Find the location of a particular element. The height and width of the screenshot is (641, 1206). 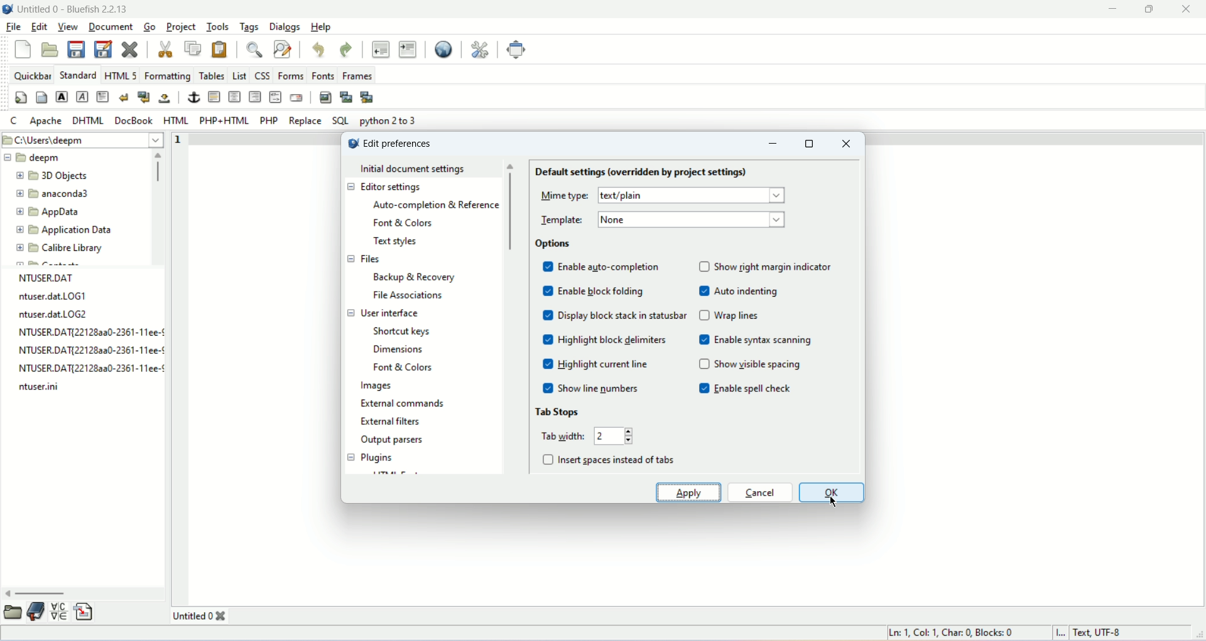

vertical scroll bar is located at coordinates (513, 210).